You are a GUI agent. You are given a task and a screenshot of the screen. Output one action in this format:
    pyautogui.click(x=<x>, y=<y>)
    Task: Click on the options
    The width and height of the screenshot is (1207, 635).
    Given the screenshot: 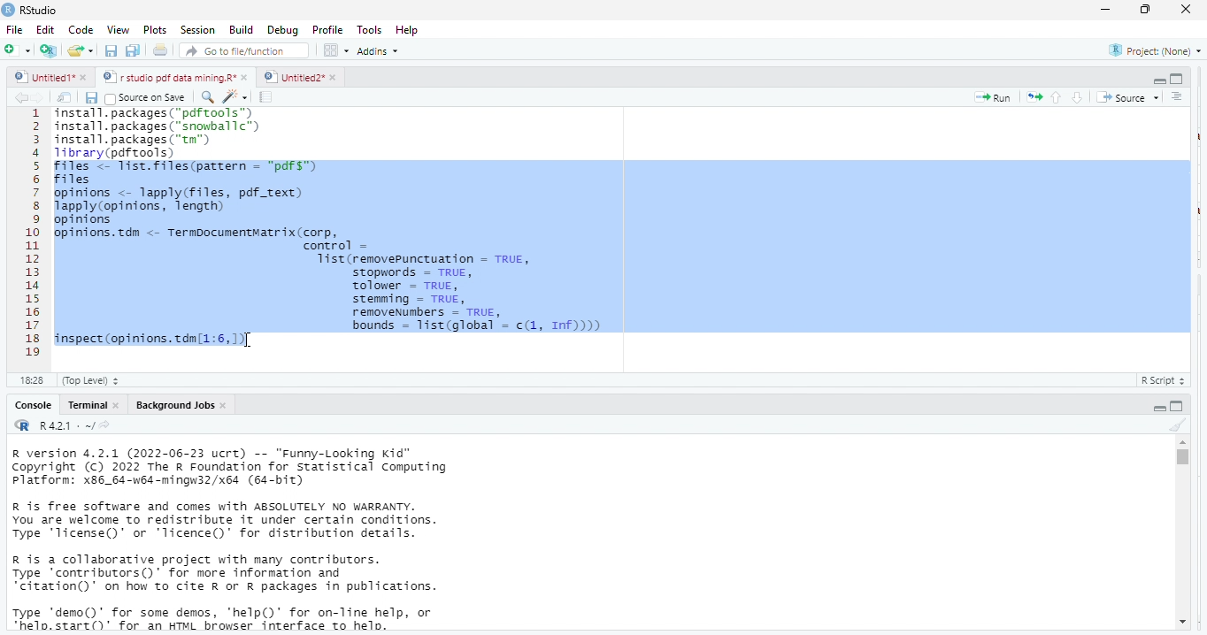 What is the action you would take?
    pyautogui.click(x=337, y=50)
    